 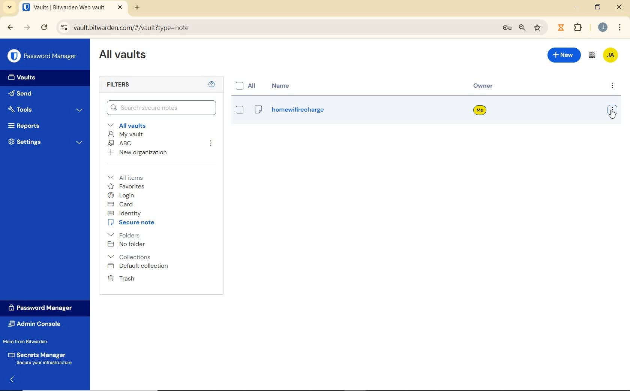 What do you see at coordinates (42, 358) in the screenshot?
I see `Secrets Manager` at bounding box center [42, 358].